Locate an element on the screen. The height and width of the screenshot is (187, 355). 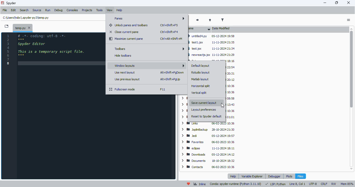
CRLF is located at coordinates (324, 184).